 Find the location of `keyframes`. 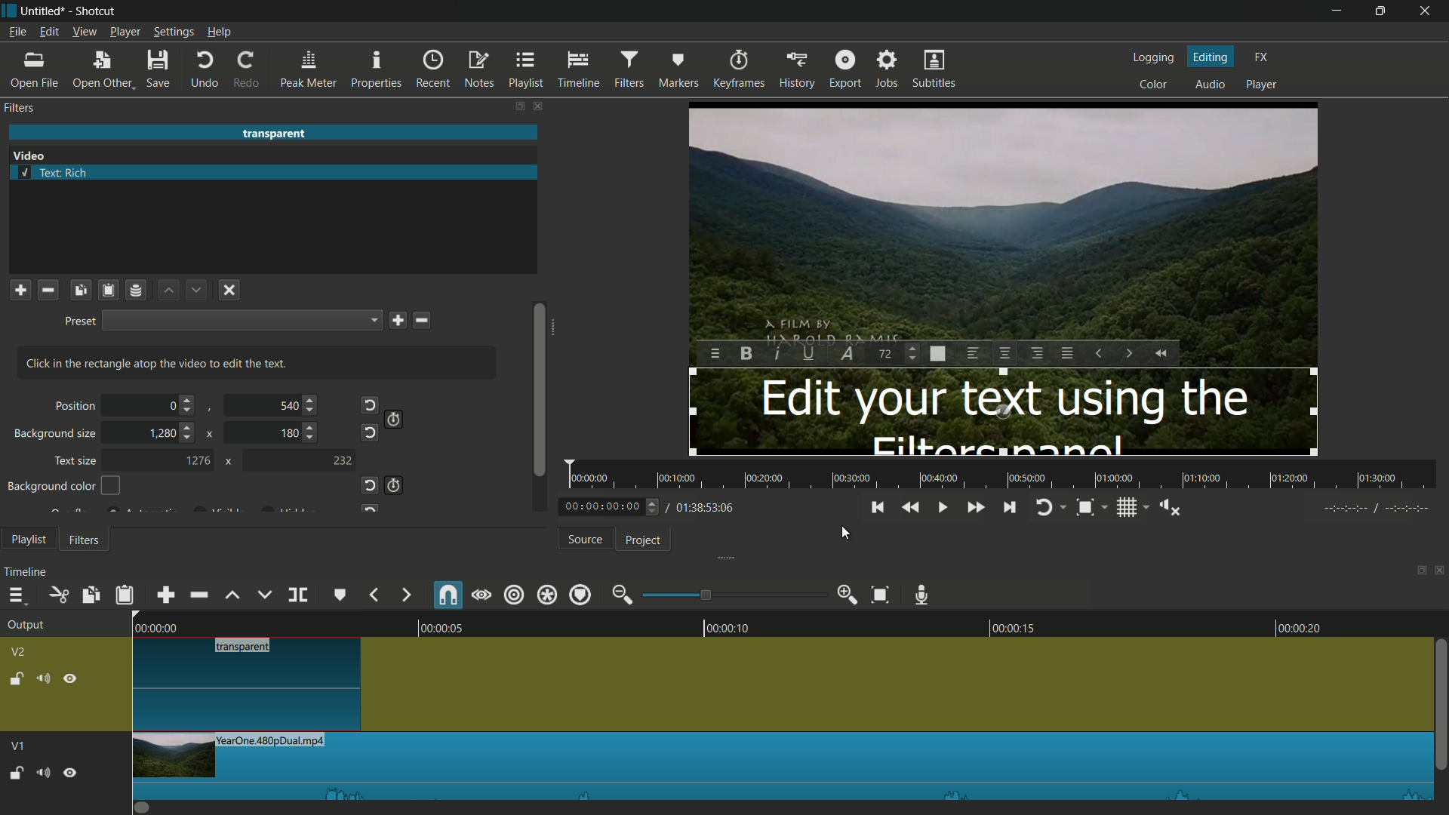

keyframes is located at coordinates (737, 69).